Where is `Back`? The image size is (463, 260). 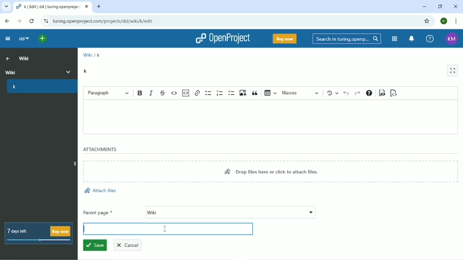 Back is located at coordinates (6, 20).